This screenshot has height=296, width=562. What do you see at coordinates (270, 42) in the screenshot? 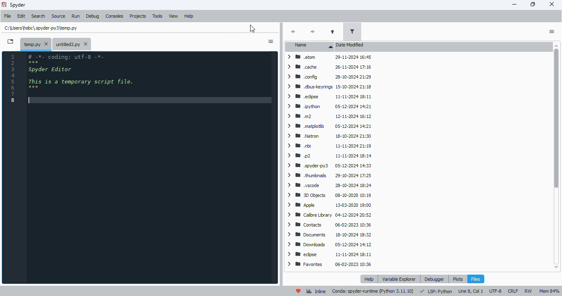
I see `options` at bounding box center [270, 42].